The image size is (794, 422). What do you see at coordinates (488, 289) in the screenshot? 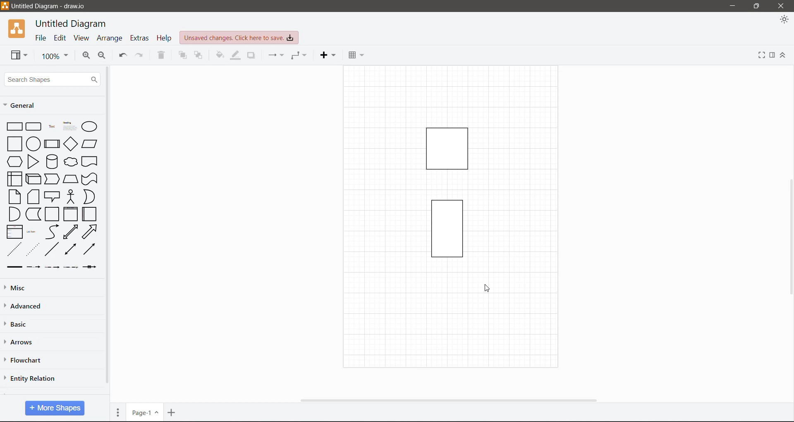
I see `cursor` at bounding box center [488, 289].